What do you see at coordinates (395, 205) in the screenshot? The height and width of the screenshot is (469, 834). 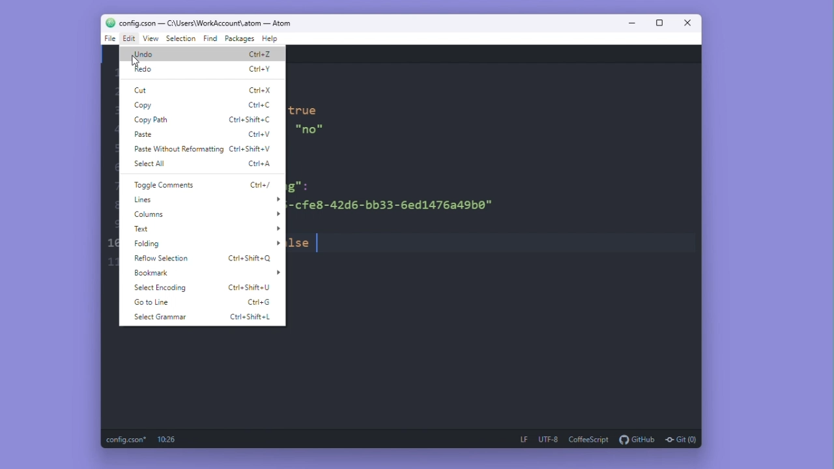 I see `-cfe8-42d6-bb33-6ed1476a49b0"` at bounding box center [395, 205].